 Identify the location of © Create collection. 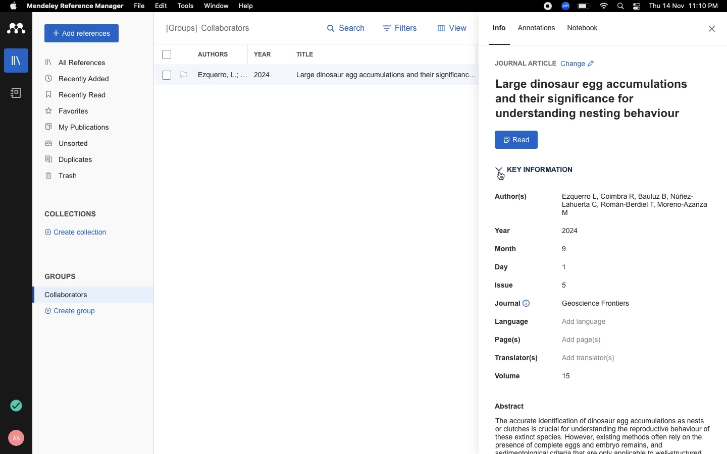
(76, 234).